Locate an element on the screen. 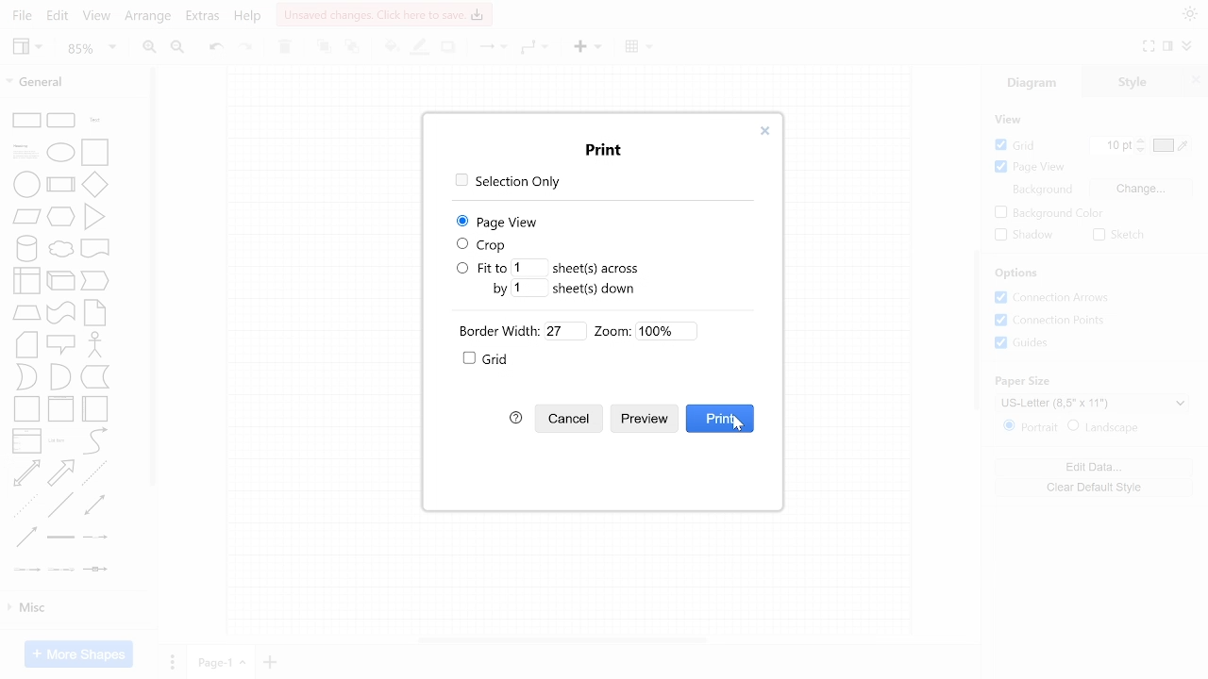 The height and width of the screenshot is (679, 1208). Delete is located at coordinates (285, 48).